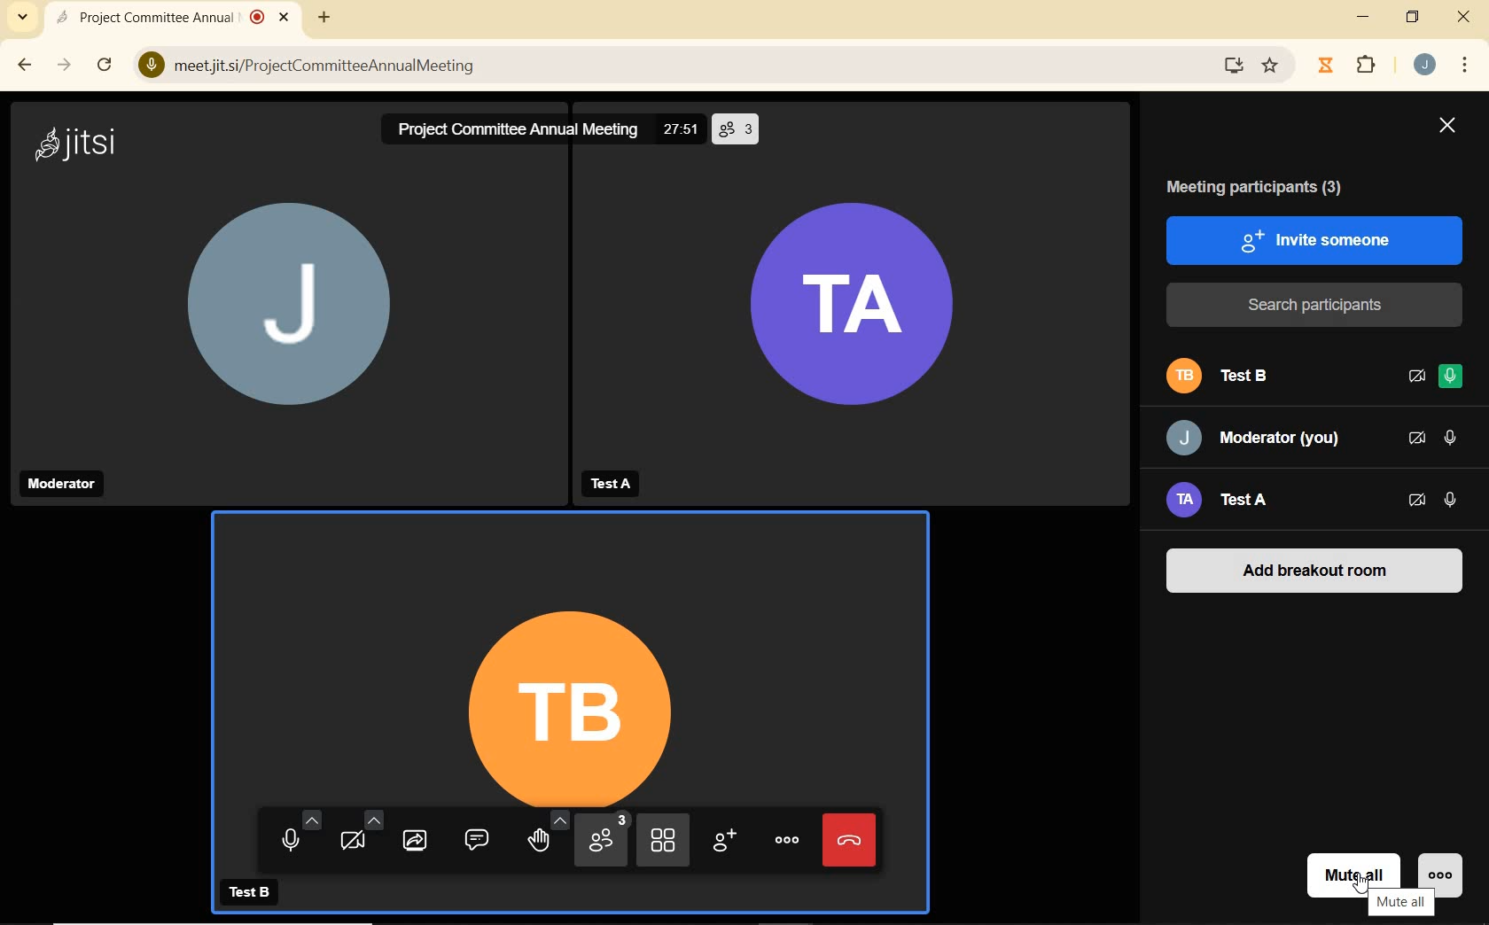 The image size is (1489, 925). I want to click on CLOSE, so click(1446, 128).